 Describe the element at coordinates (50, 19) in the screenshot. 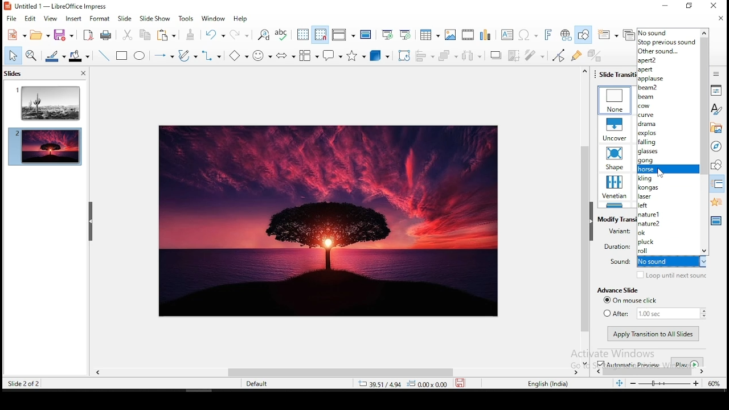

I see `view` at that location.